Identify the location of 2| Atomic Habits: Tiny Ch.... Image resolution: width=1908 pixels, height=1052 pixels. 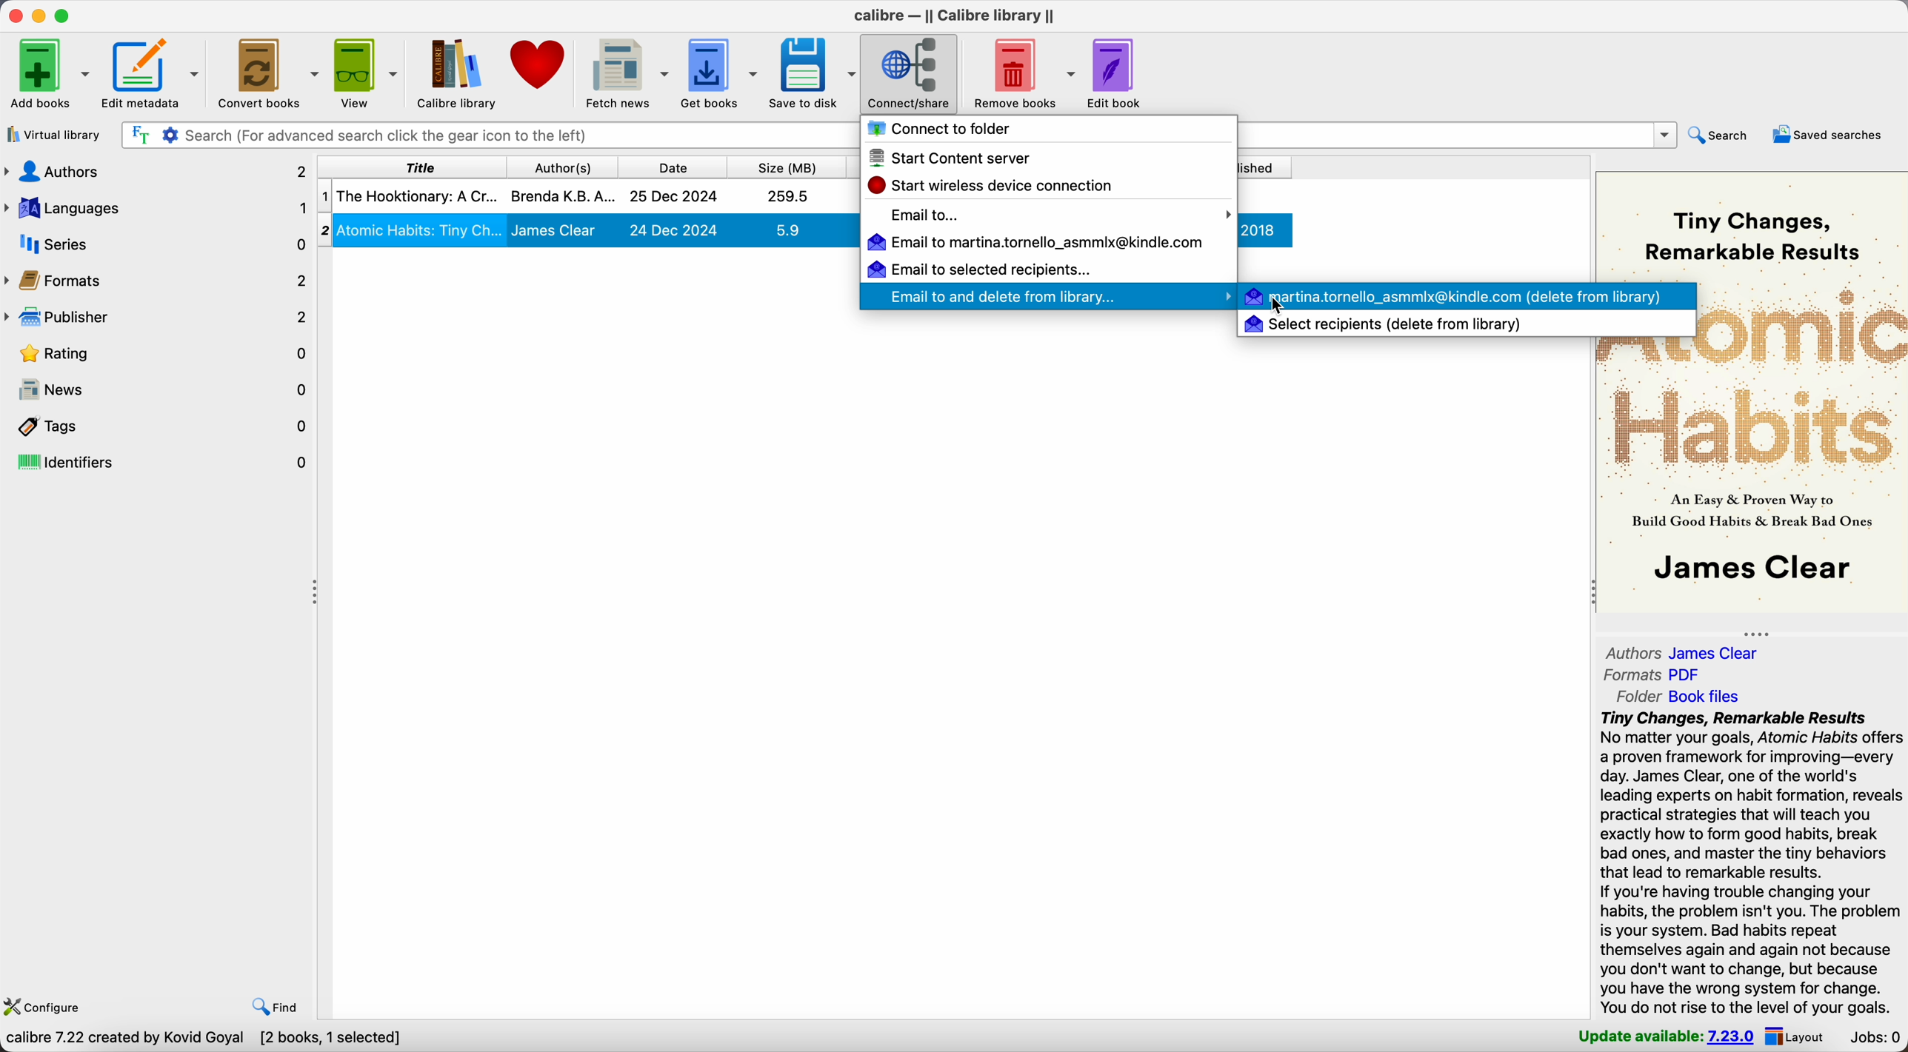
(421, 229).